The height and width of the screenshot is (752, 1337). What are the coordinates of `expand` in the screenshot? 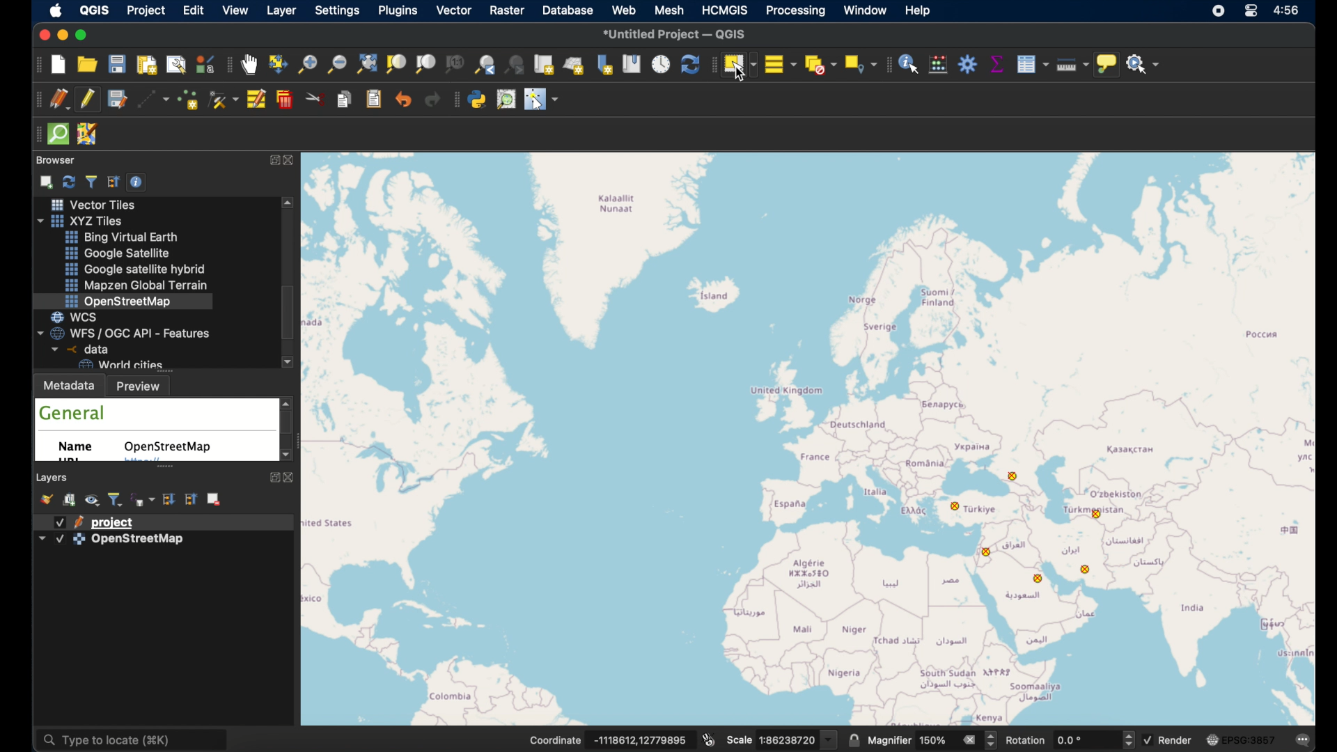 It's located at (272, 479).